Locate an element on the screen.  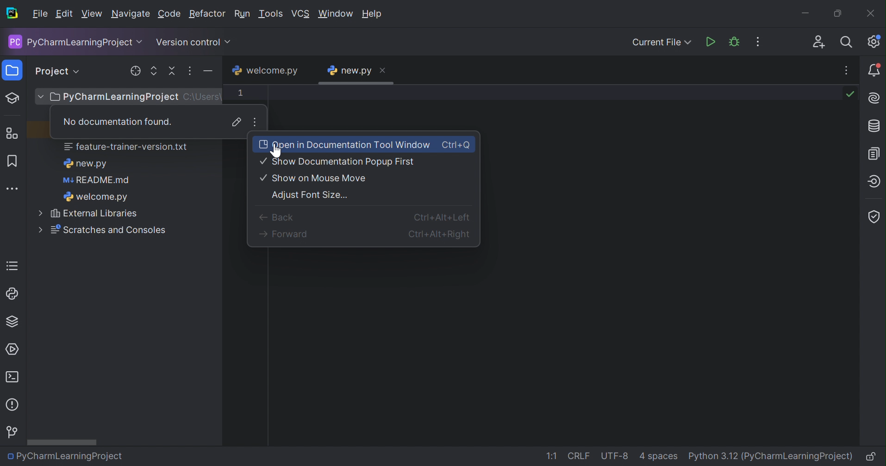
No documentation found. is located at coordinates (115, 121).